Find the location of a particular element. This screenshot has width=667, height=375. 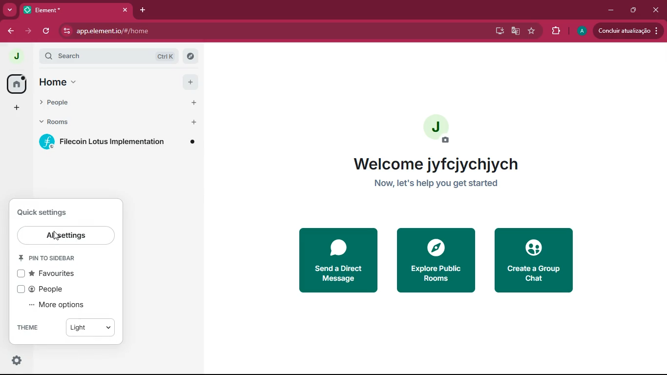

home is located at coordinates (85, 82).